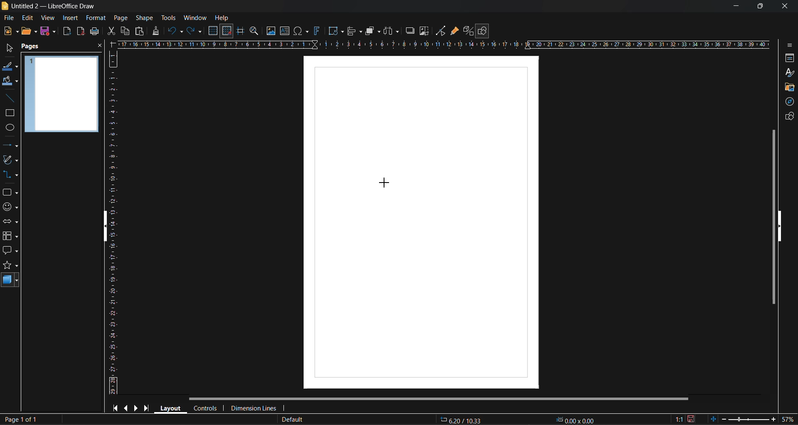 The image size is (798, 425). What do you see at coordinates (242, 32) in the screenshot?
I see `helplines` at bounding box center [242, 32].